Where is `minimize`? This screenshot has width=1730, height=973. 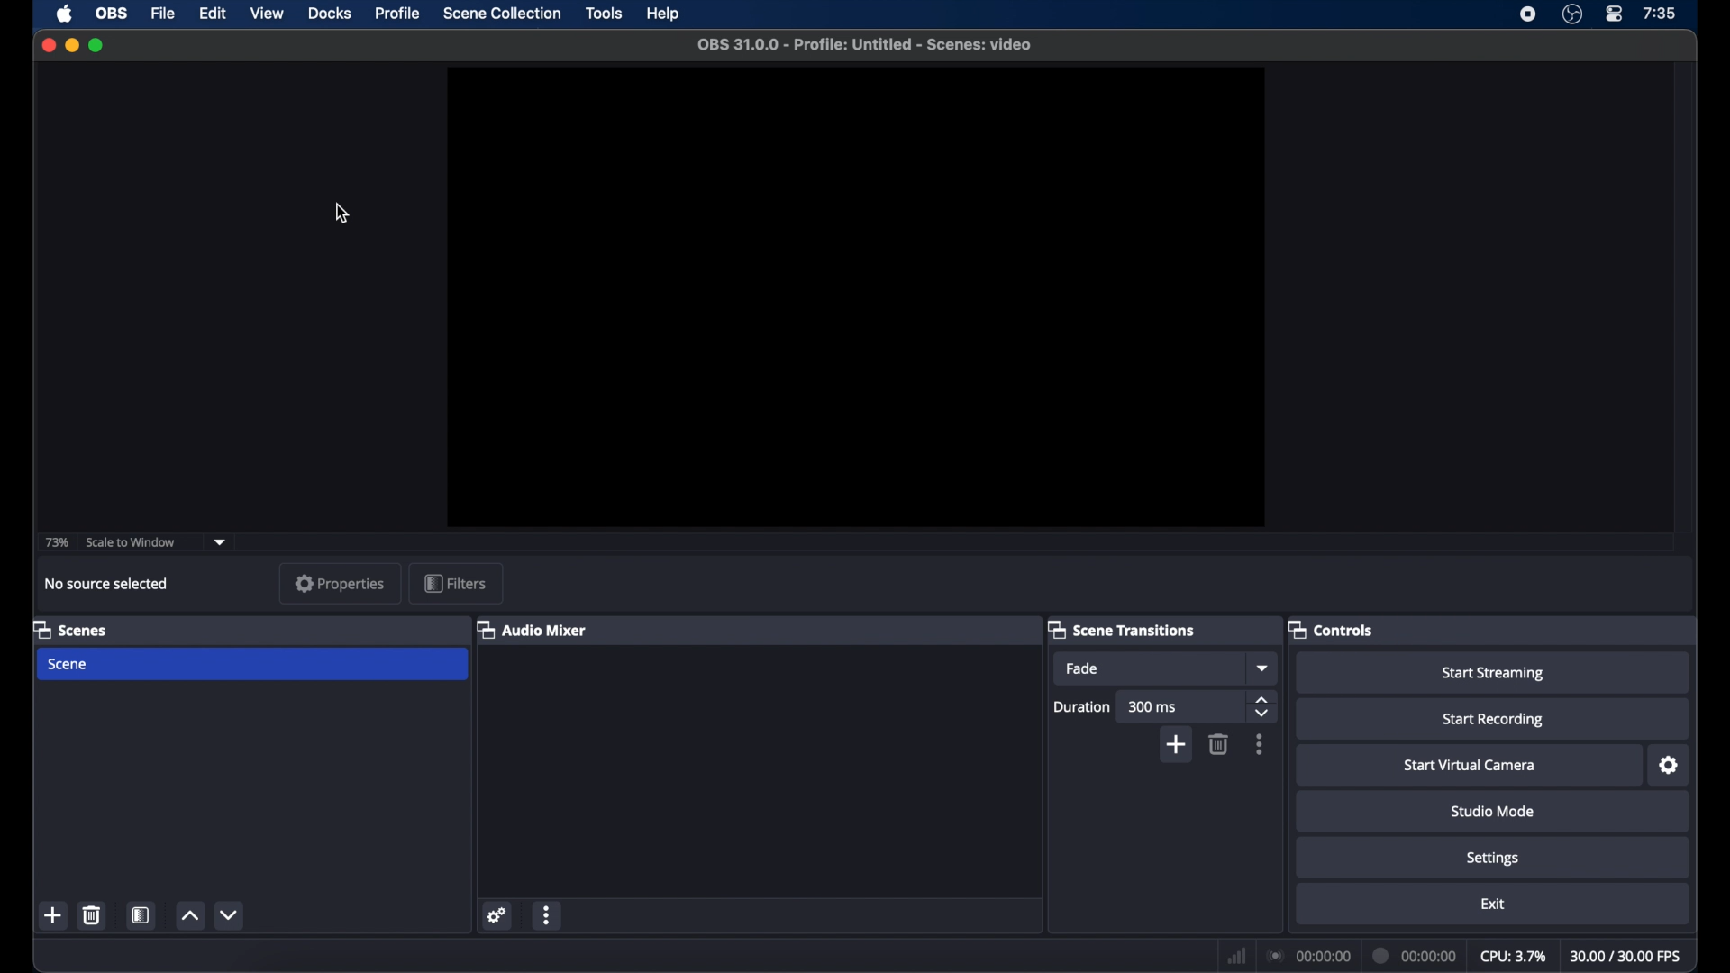
minimize is located at coordinates (71, 45).